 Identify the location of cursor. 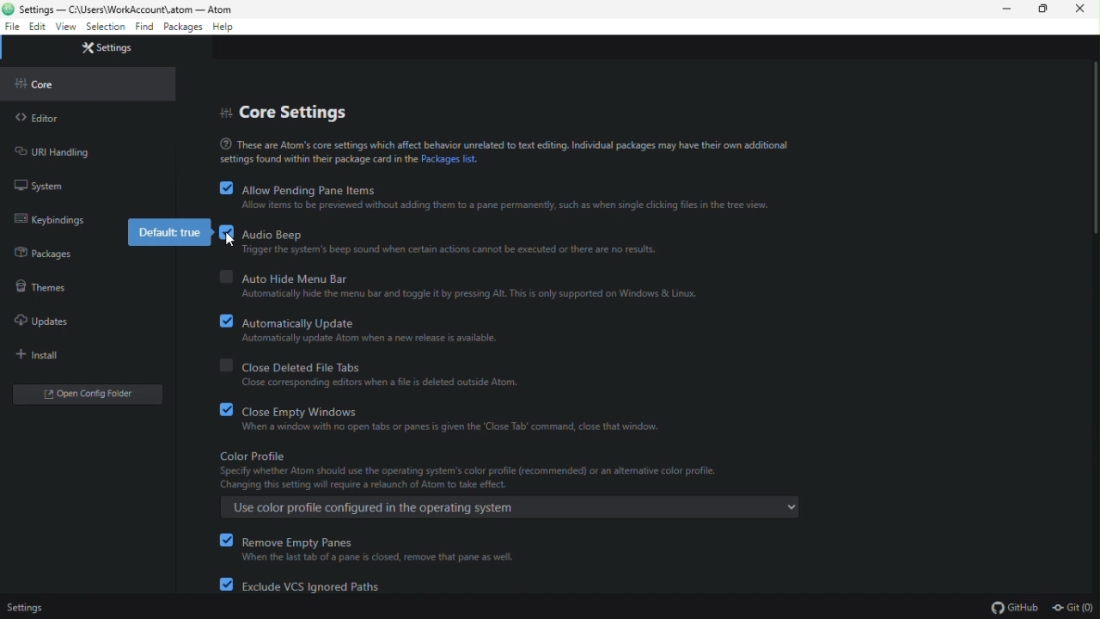
(229, 240).